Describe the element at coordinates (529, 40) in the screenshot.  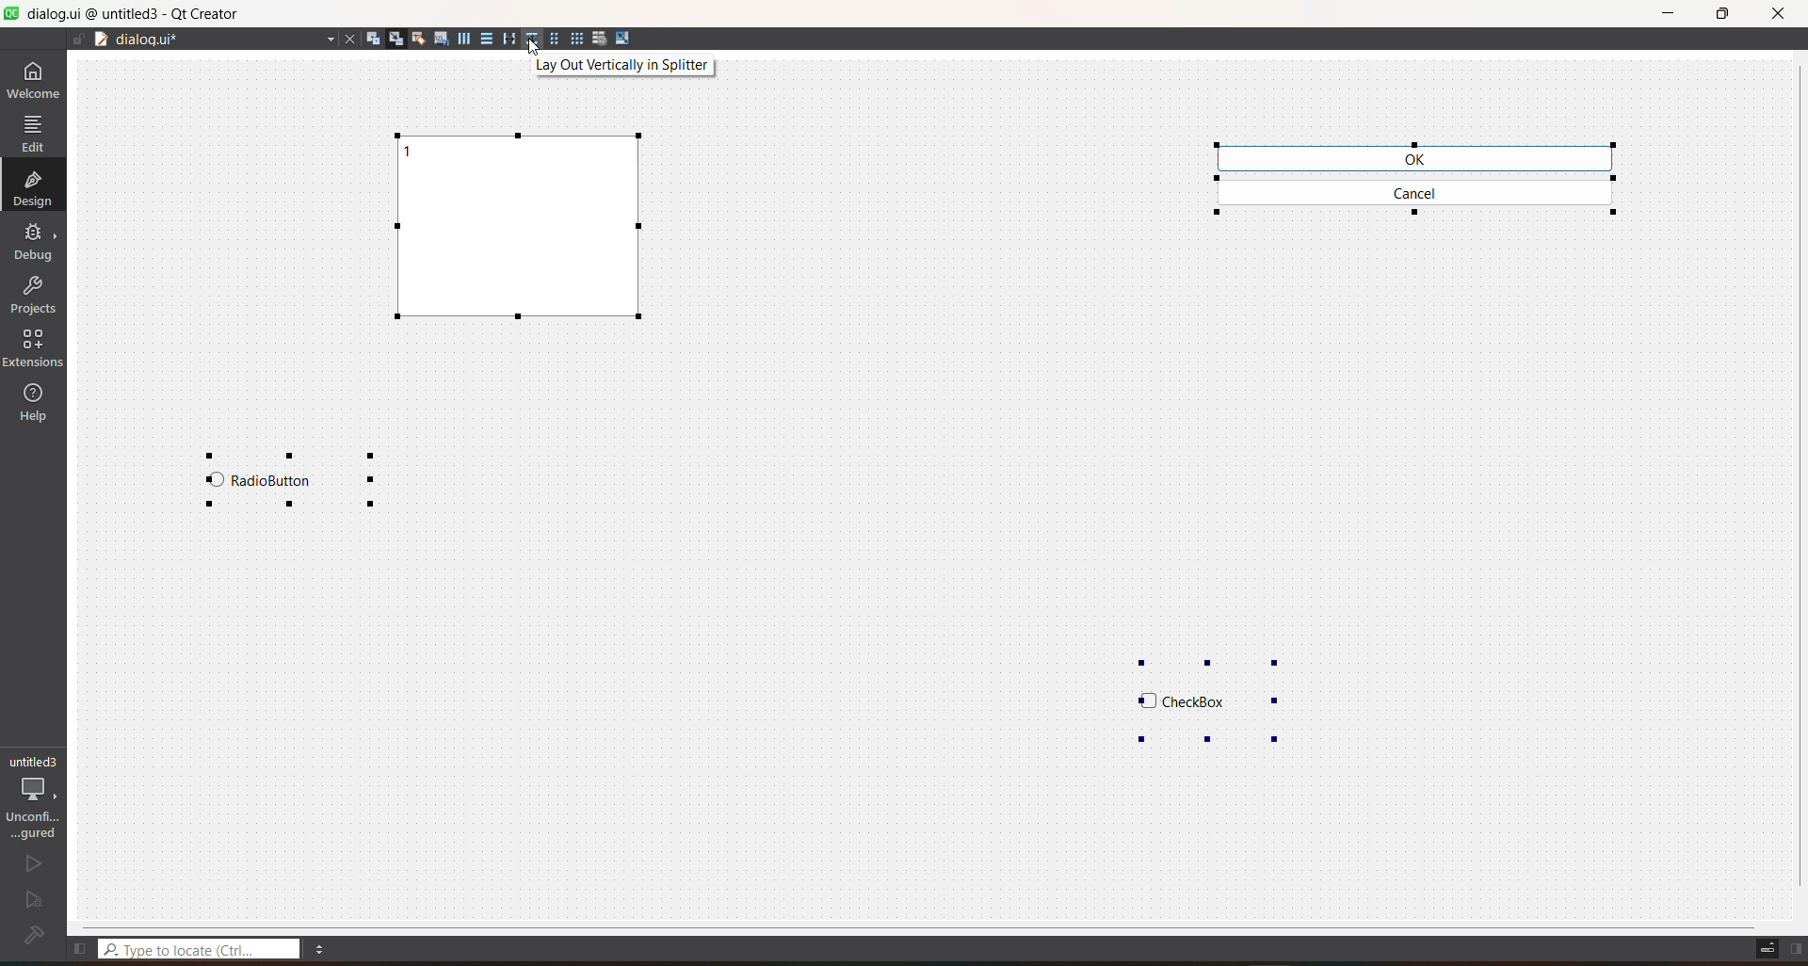
I see `layout vertical splitter` at that location.